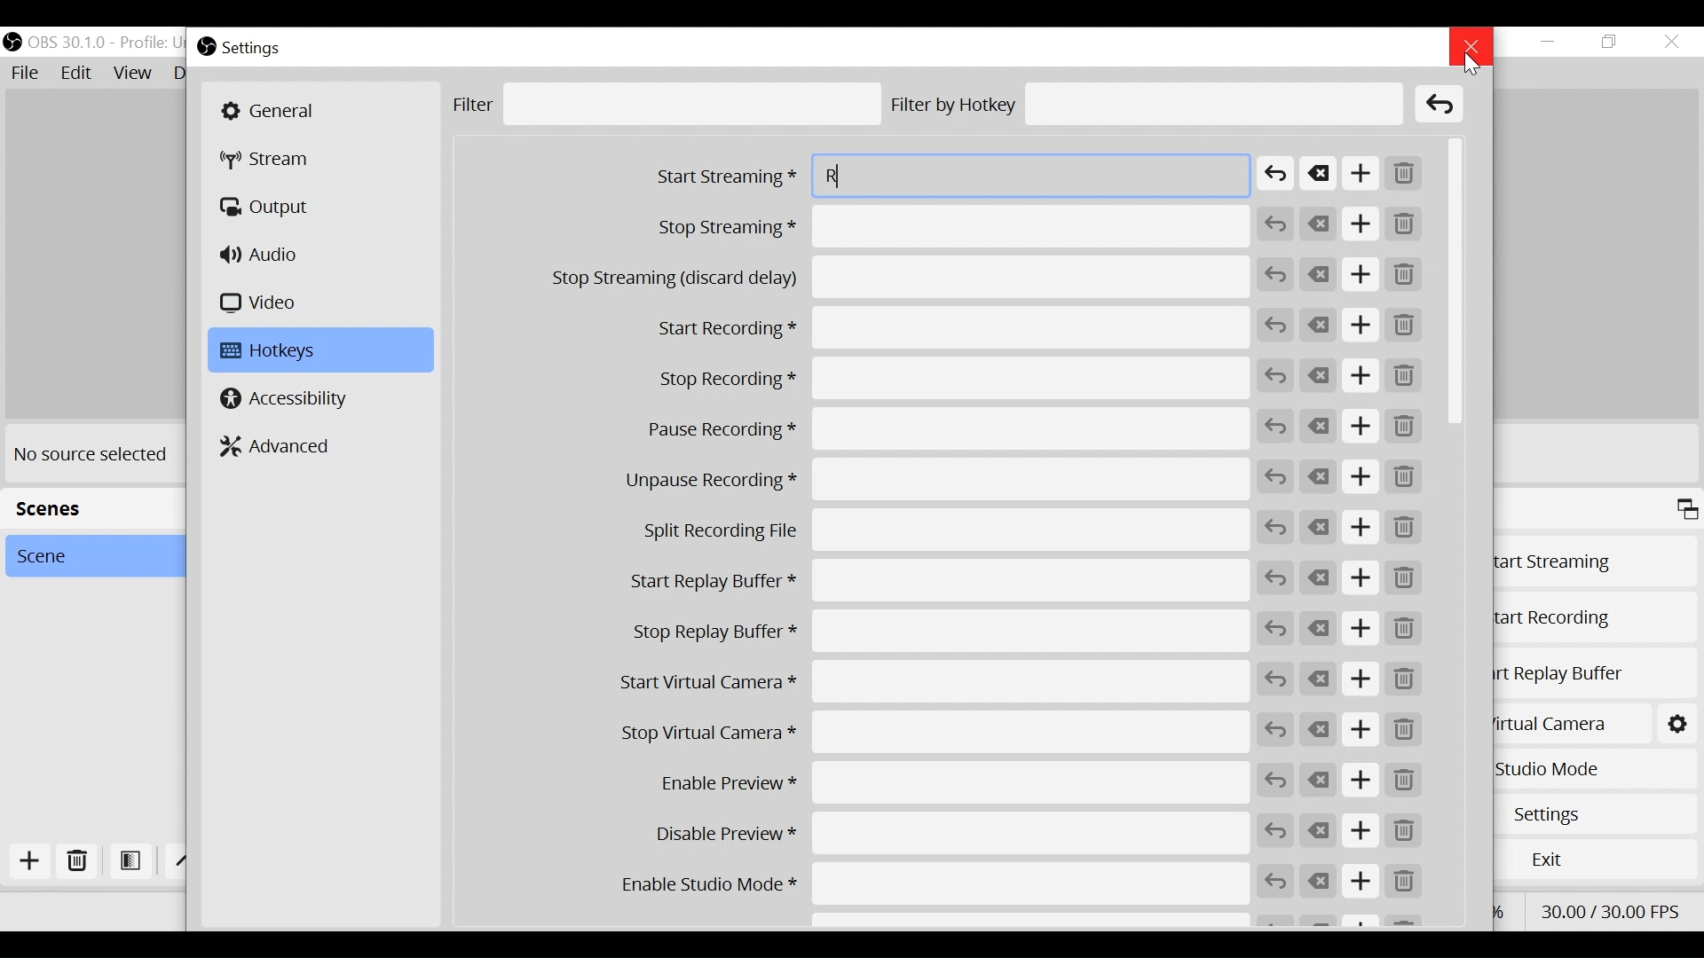 The image size is (1704, 958). What do you see at coordinates (902, 277) in the screenshot?
I see `Stop Streaming (discard delay)` at bounding box center [902, 277].